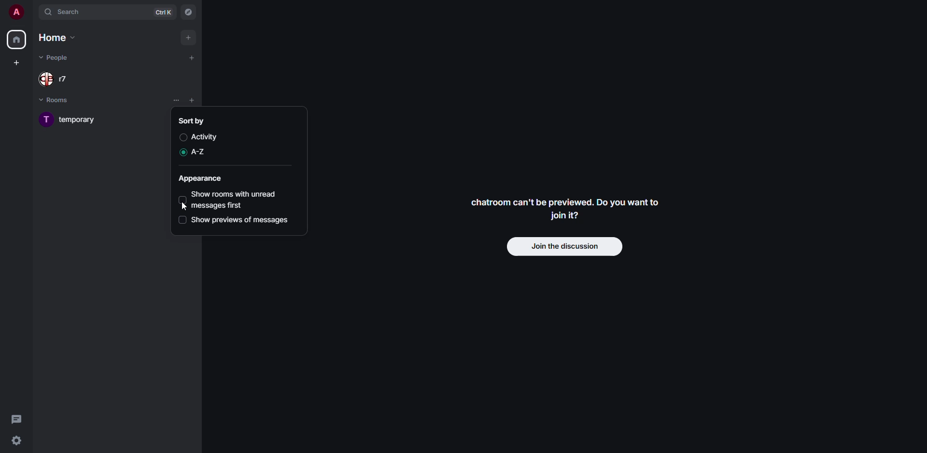 This screenshot has width=927, height=453. What do you see at coordinates (200, 152) in the screenshot?
I see `a-z` at bounding box center [200, 152].